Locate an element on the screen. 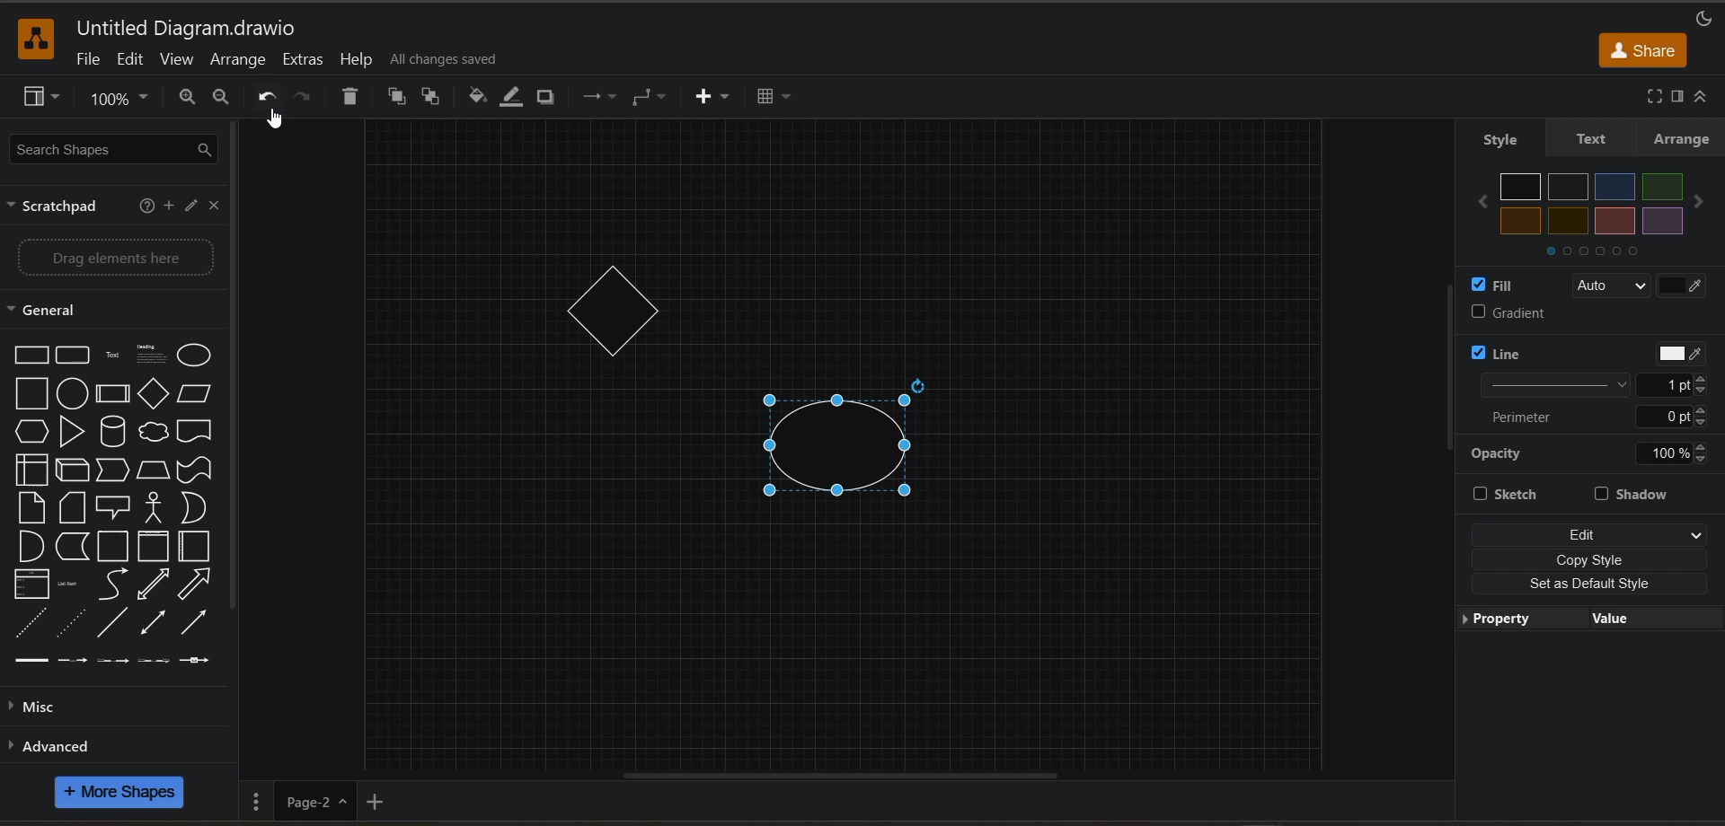 This screenshot has width=1725, height=826. vertical scroll bar is located at coordinates (235, 371).